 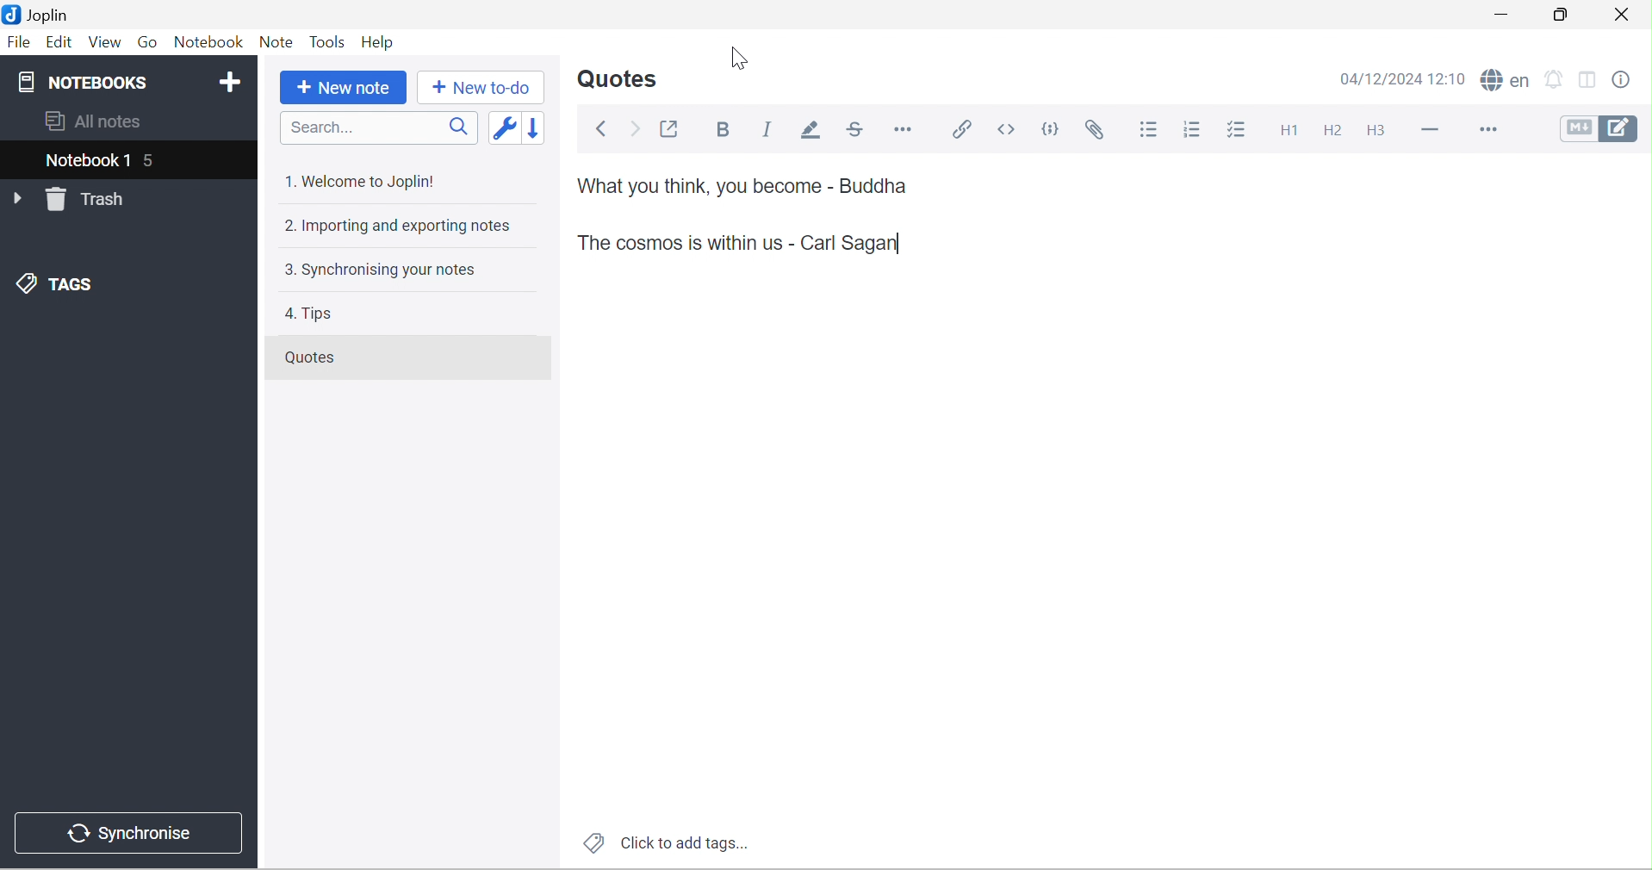 I want to click on Heading 1, so click(x=1287, y=134).